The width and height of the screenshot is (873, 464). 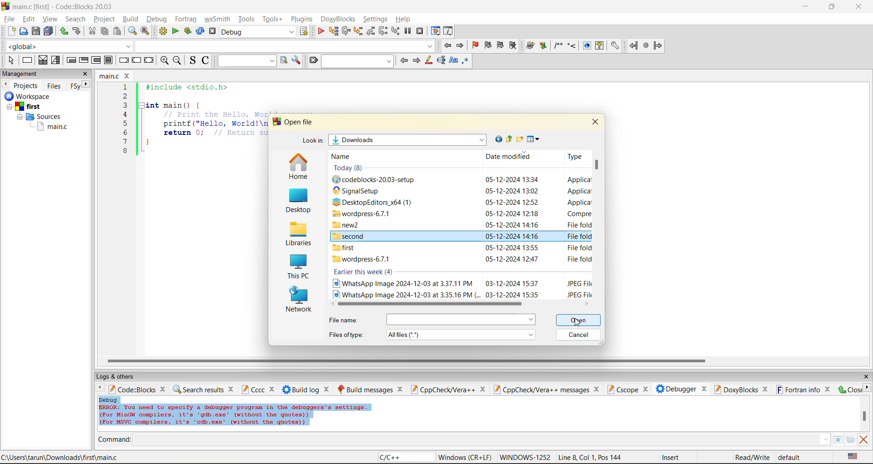 I want to click on copy, so click(x=105, y=31).